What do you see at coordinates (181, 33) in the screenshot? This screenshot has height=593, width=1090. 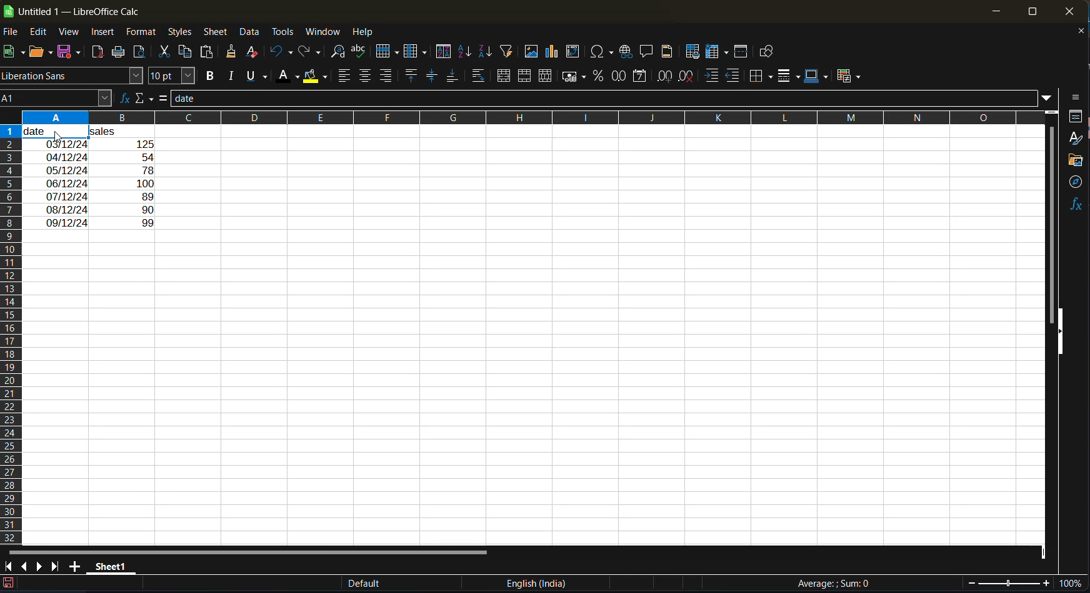 I see `styles` at bounding box center [181, 33].